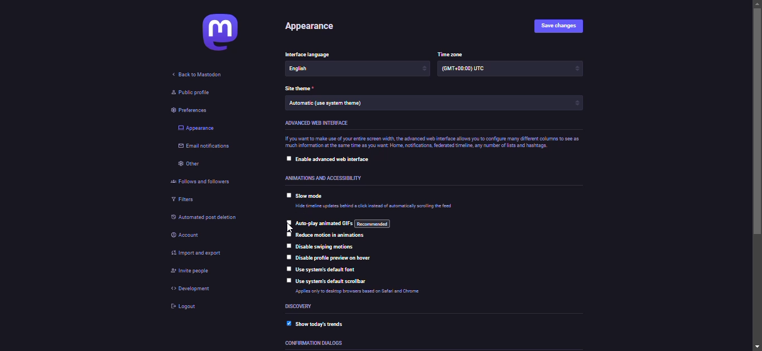 This screenshot has height=351, width=762. I want to click on import & export, so click(204, 253).